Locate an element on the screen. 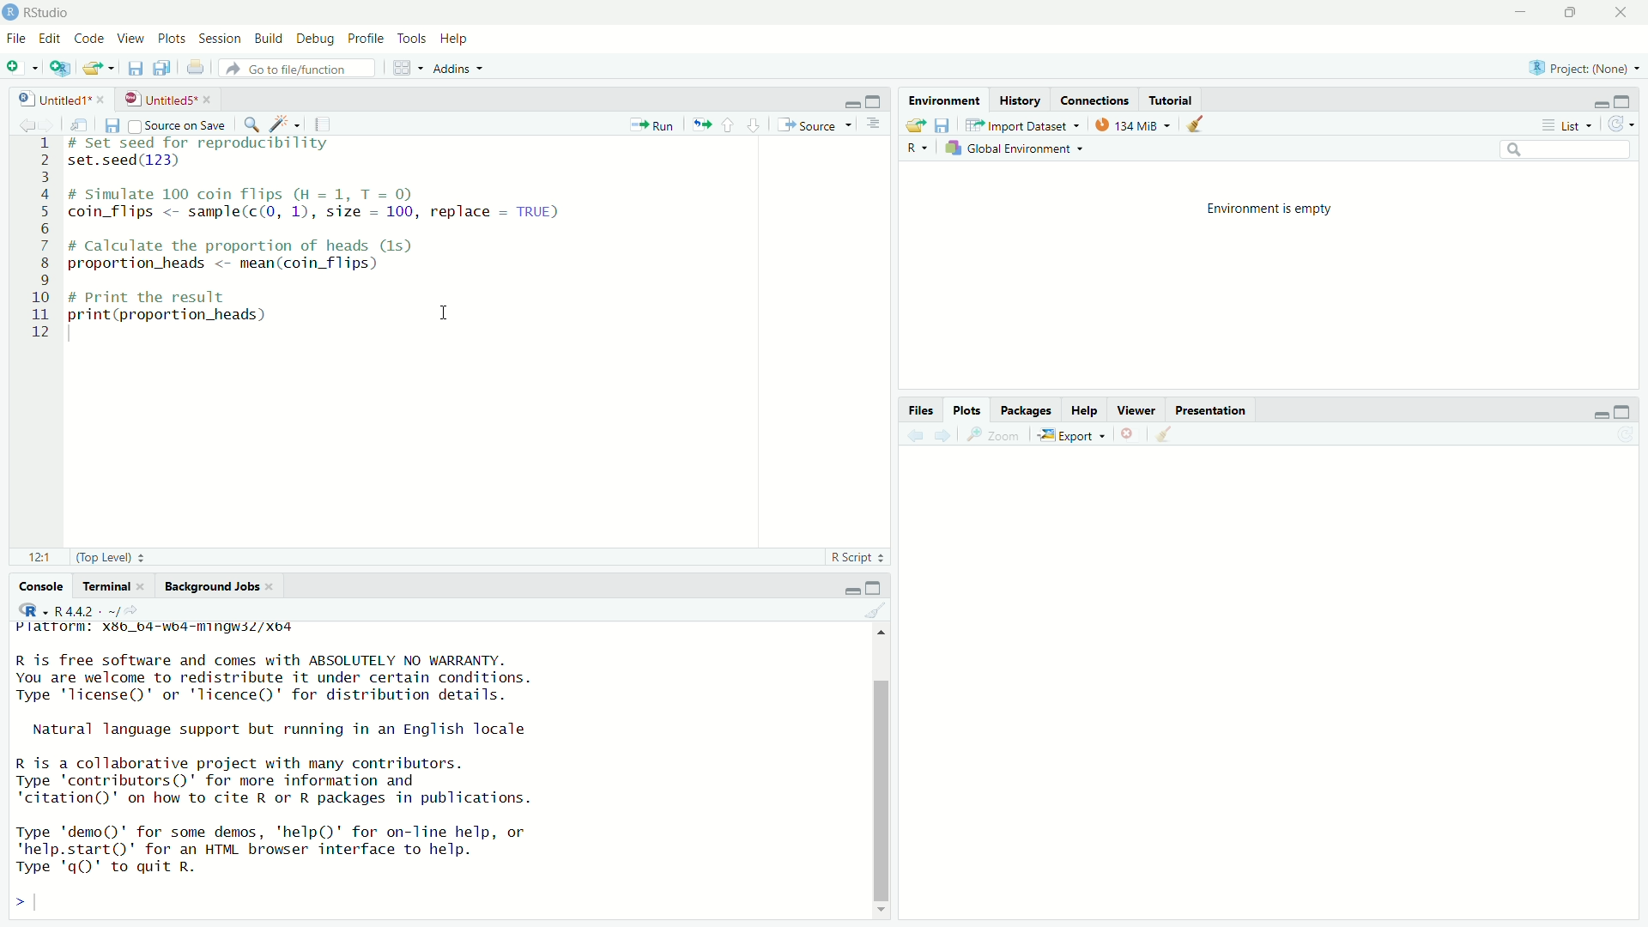 The image size is (1648, 927). prompt cursor is located at coordinates (12, 900).